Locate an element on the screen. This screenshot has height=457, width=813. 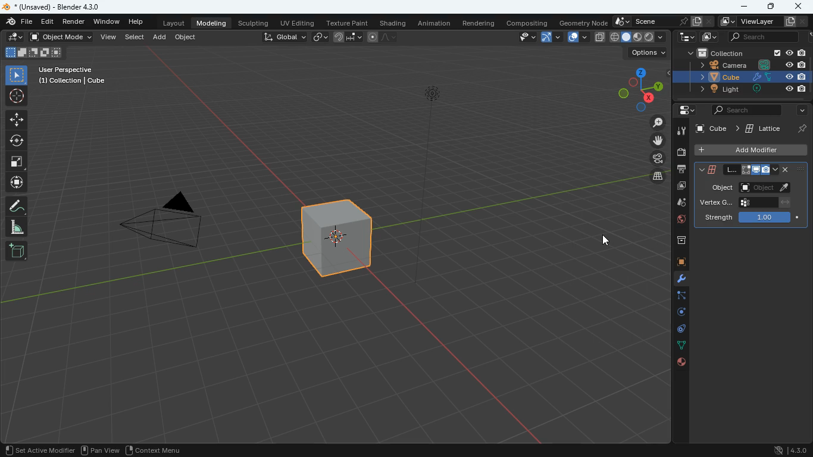
movie is located at coordinates (659, 159).